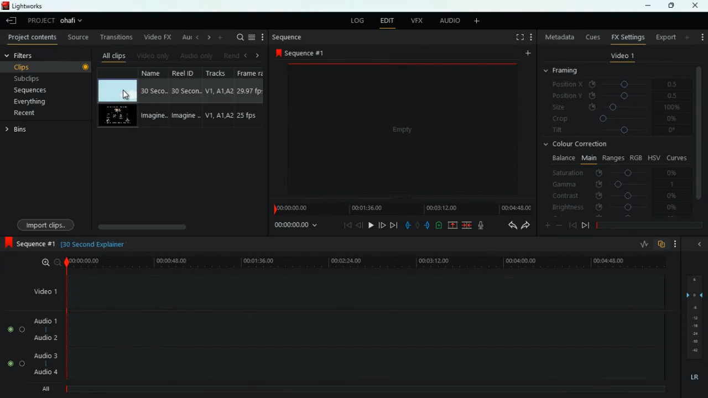 Image resolution: width=708 pixels, height=398 pixels. What do you see at coordinates (344, 224) in the screenshot?
I see `beggining` at bounding box center [344, 224].